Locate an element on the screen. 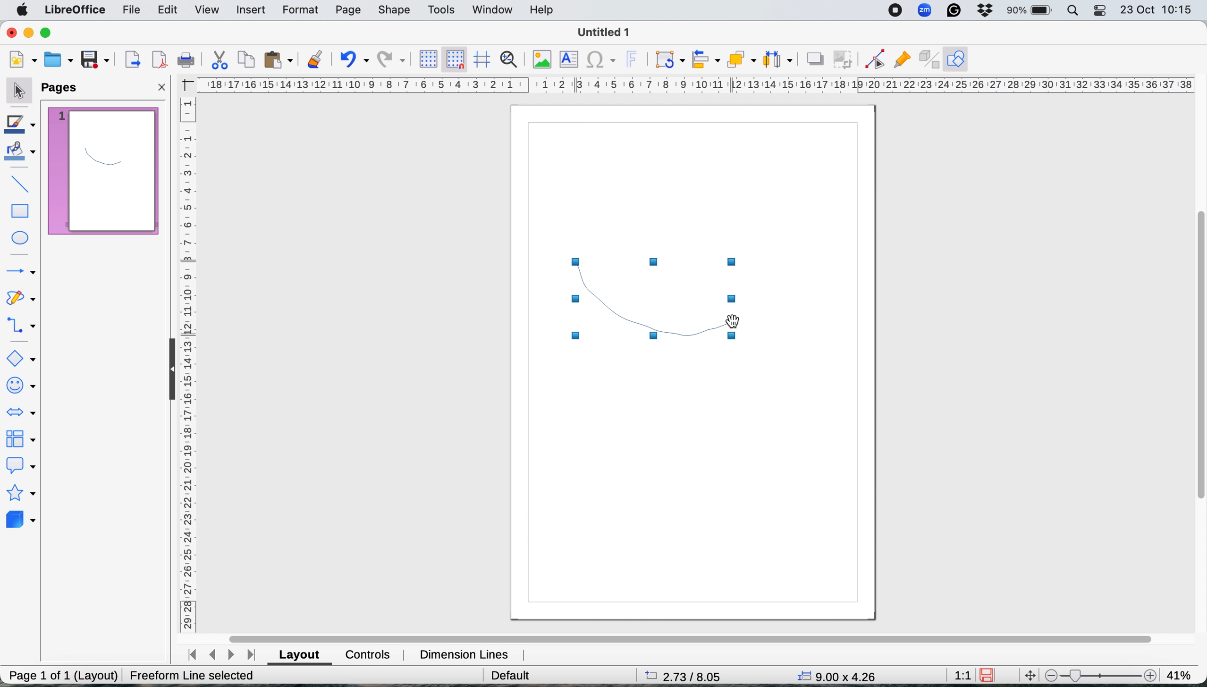 The width and height of the screenshot is (1207, 687). selection tool is located at coordinates (17, 90).